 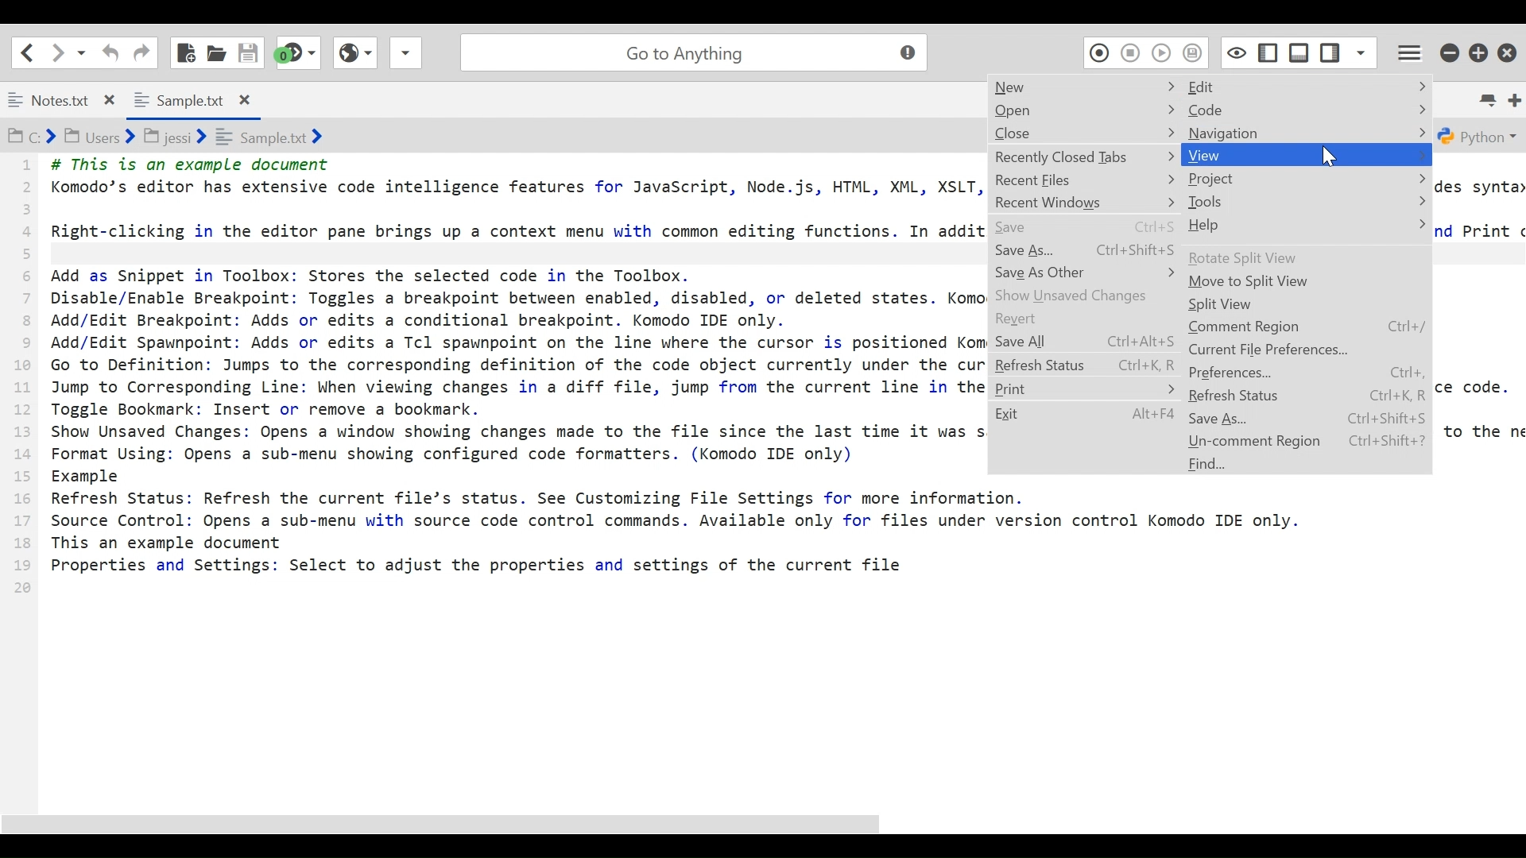 I want to click on List all tabs, so click(x=1486, y=97).